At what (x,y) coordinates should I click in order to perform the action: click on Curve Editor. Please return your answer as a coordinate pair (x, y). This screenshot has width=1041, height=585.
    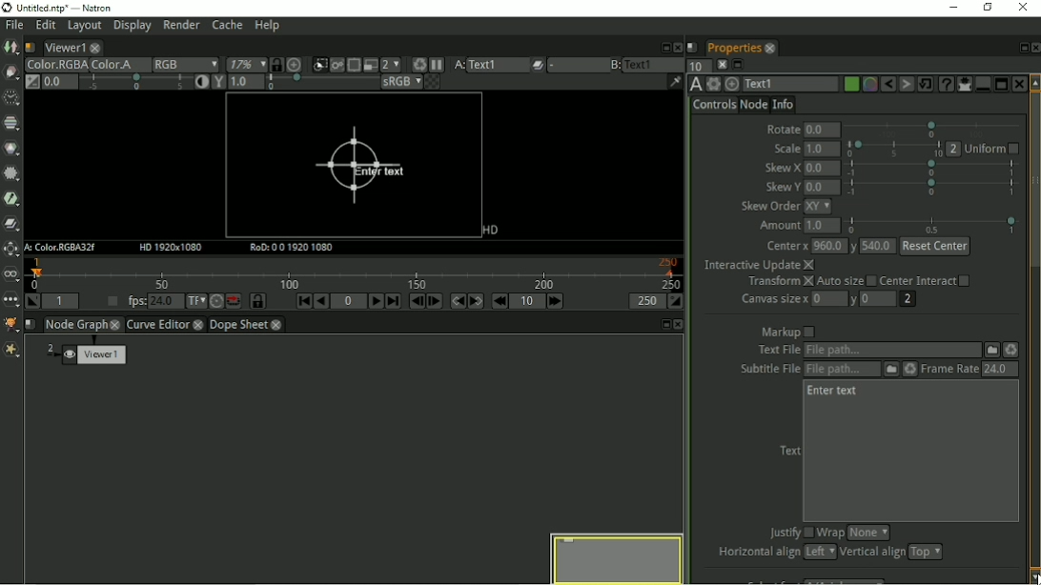
    Looking at the image, I should click on (157, 326).